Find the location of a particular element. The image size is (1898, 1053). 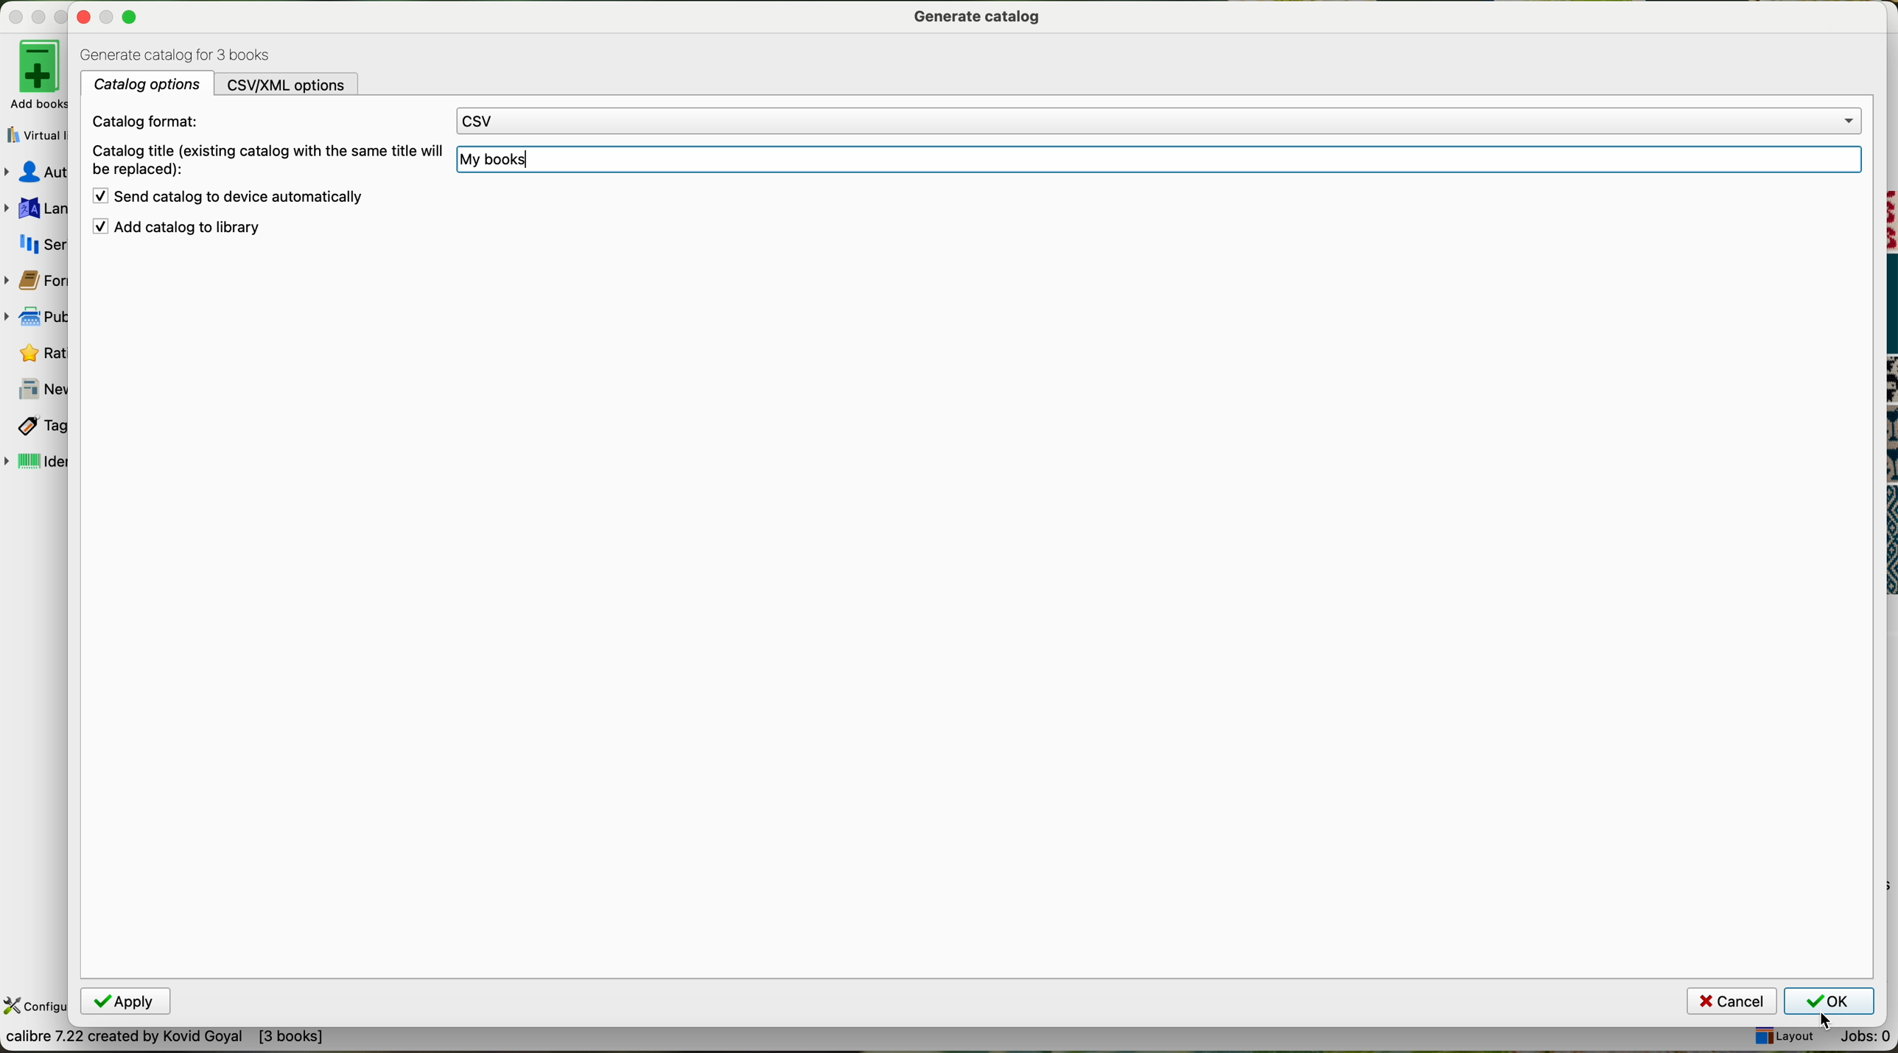

cancel is located at coordinates (1731, 1001).